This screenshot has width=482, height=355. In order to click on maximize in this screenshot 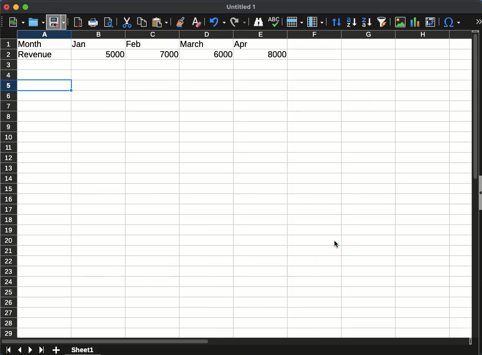, I will do `click(26, 7)`.